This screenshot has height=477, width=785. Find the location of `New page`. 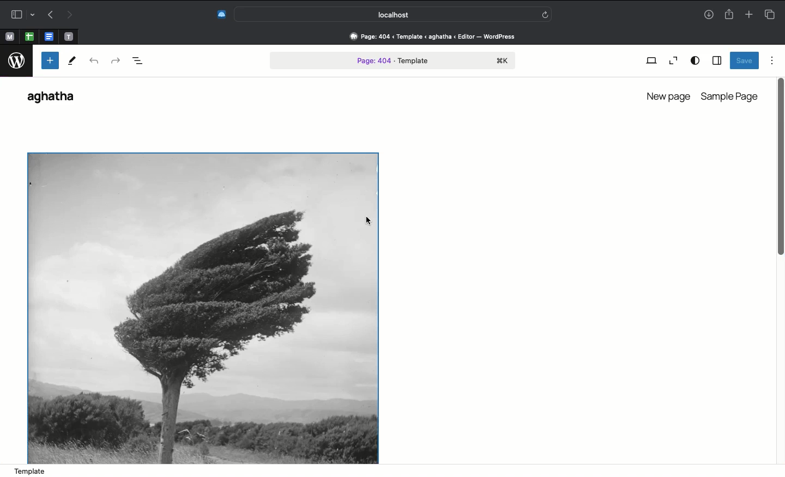

New page is located at coordinates (667, 95).